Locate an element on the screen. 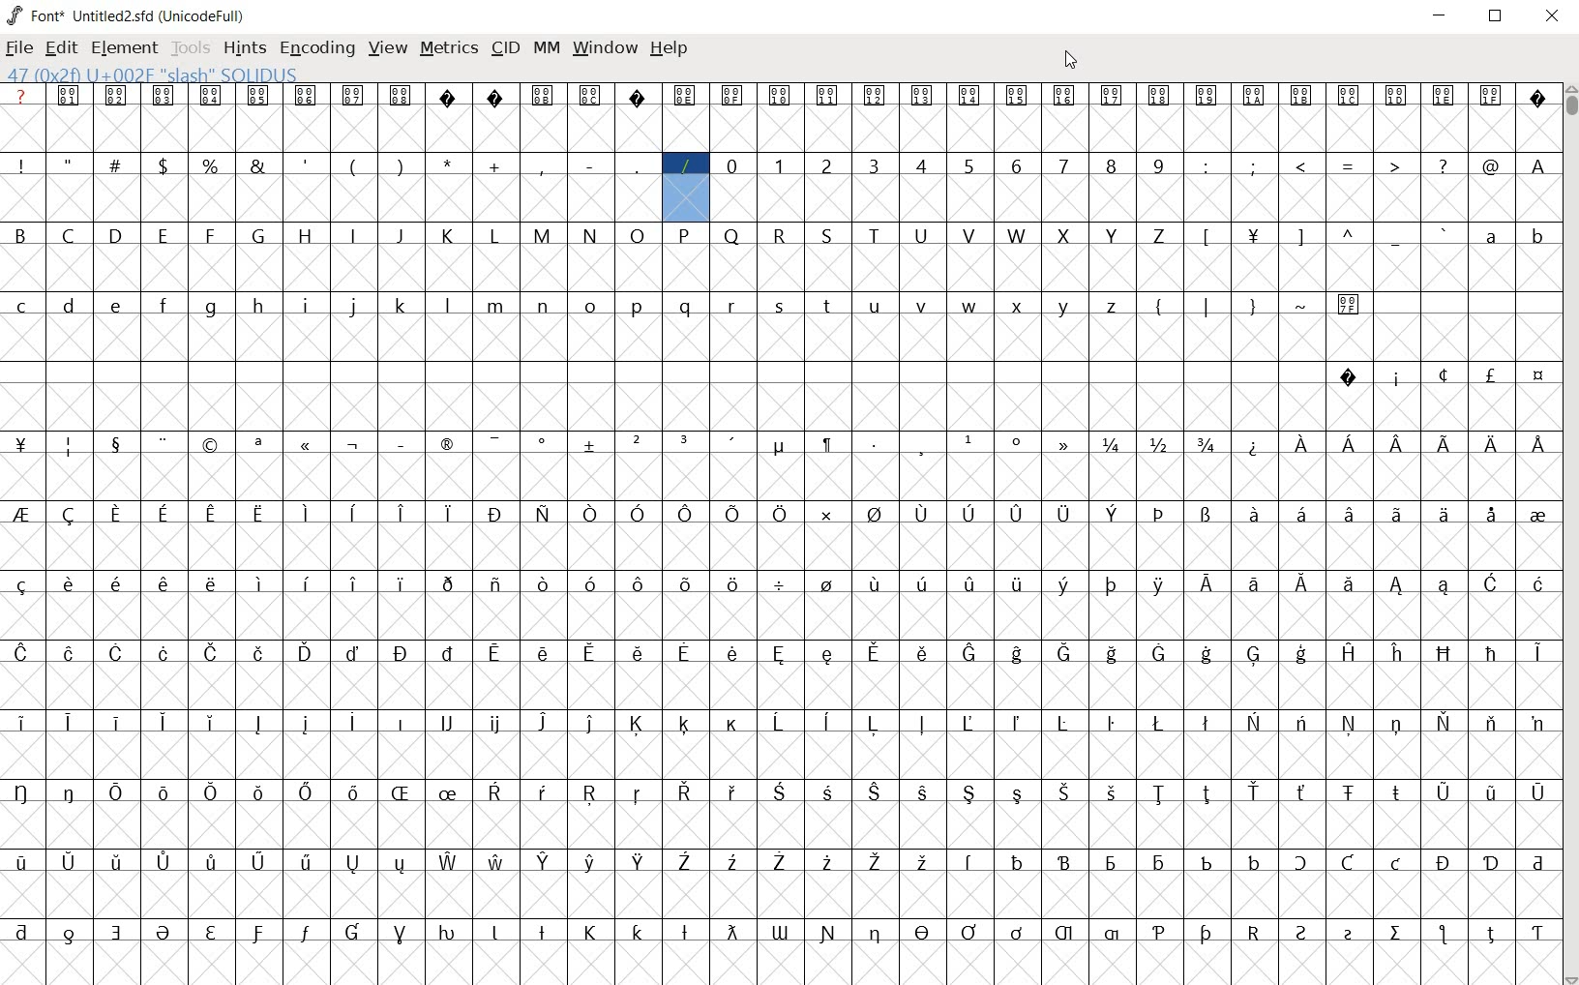 Image resolution: width=1579 pixels, height=985 pixels. glyph is located at coordinates (259, 306).